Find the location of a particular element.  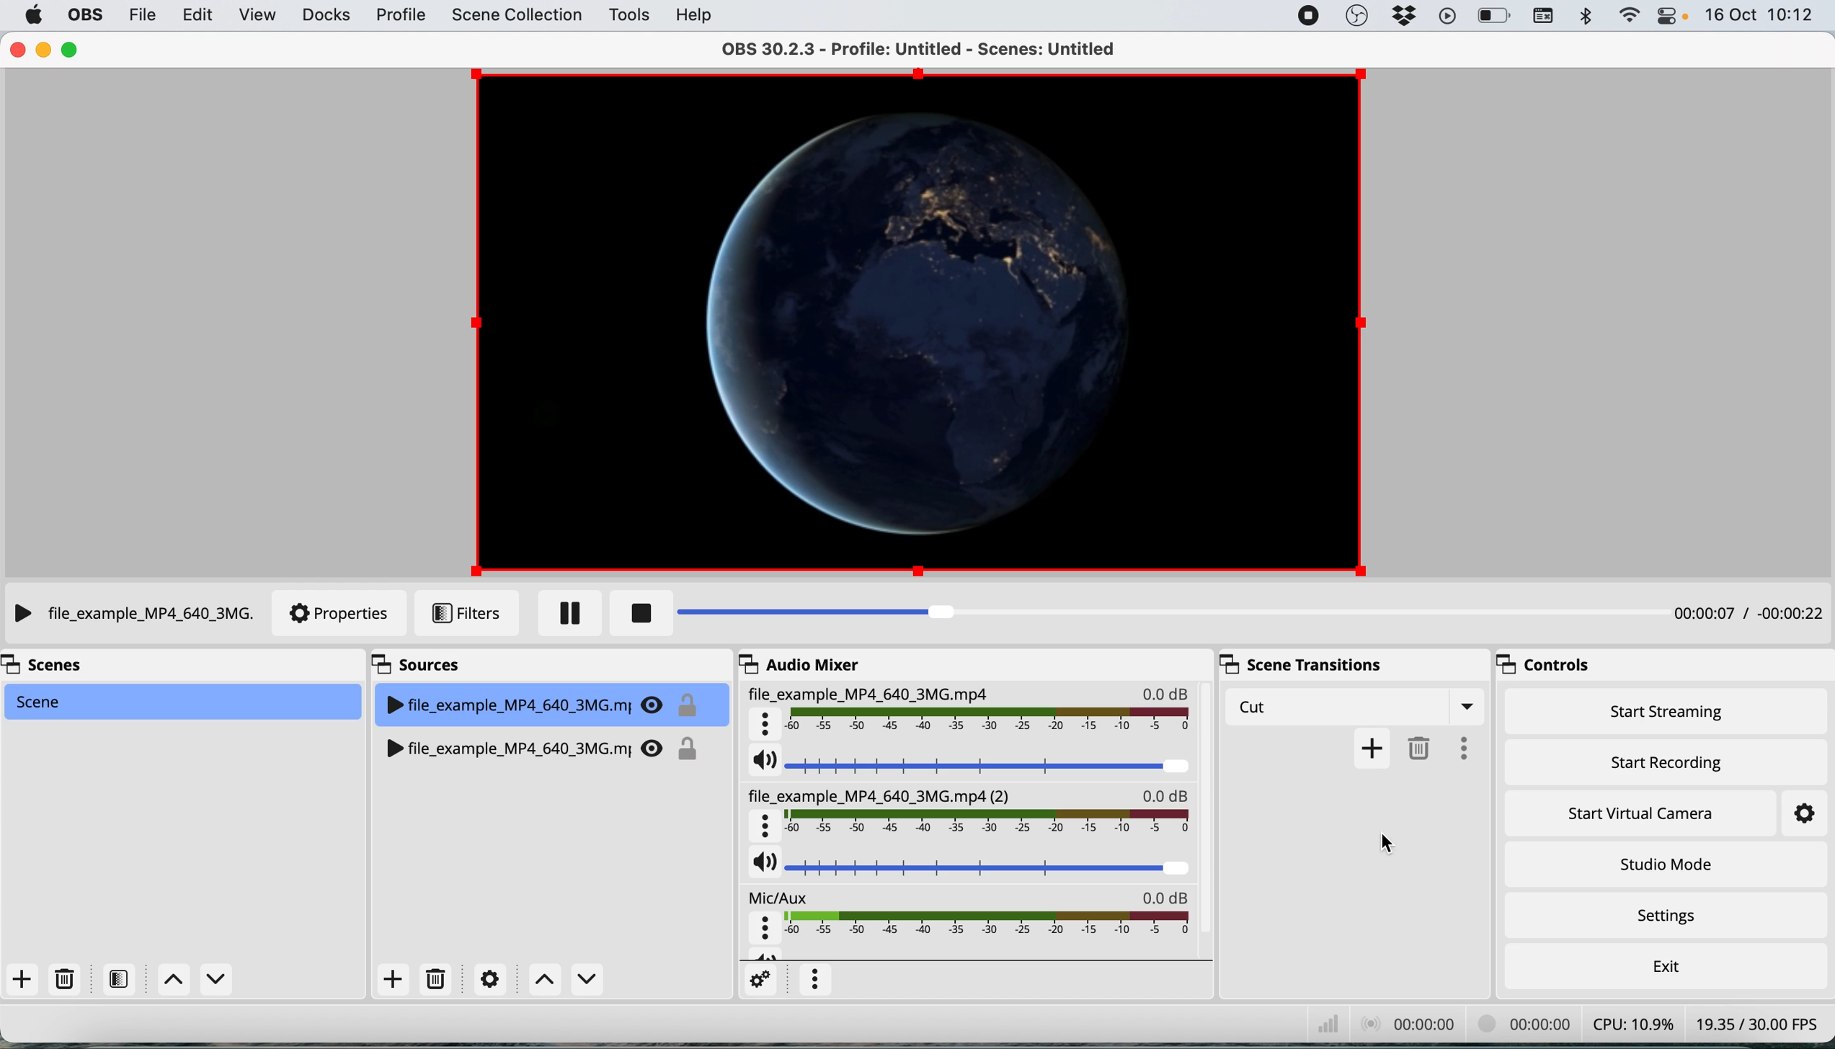

cursor is located at coordinates (1387, 844).